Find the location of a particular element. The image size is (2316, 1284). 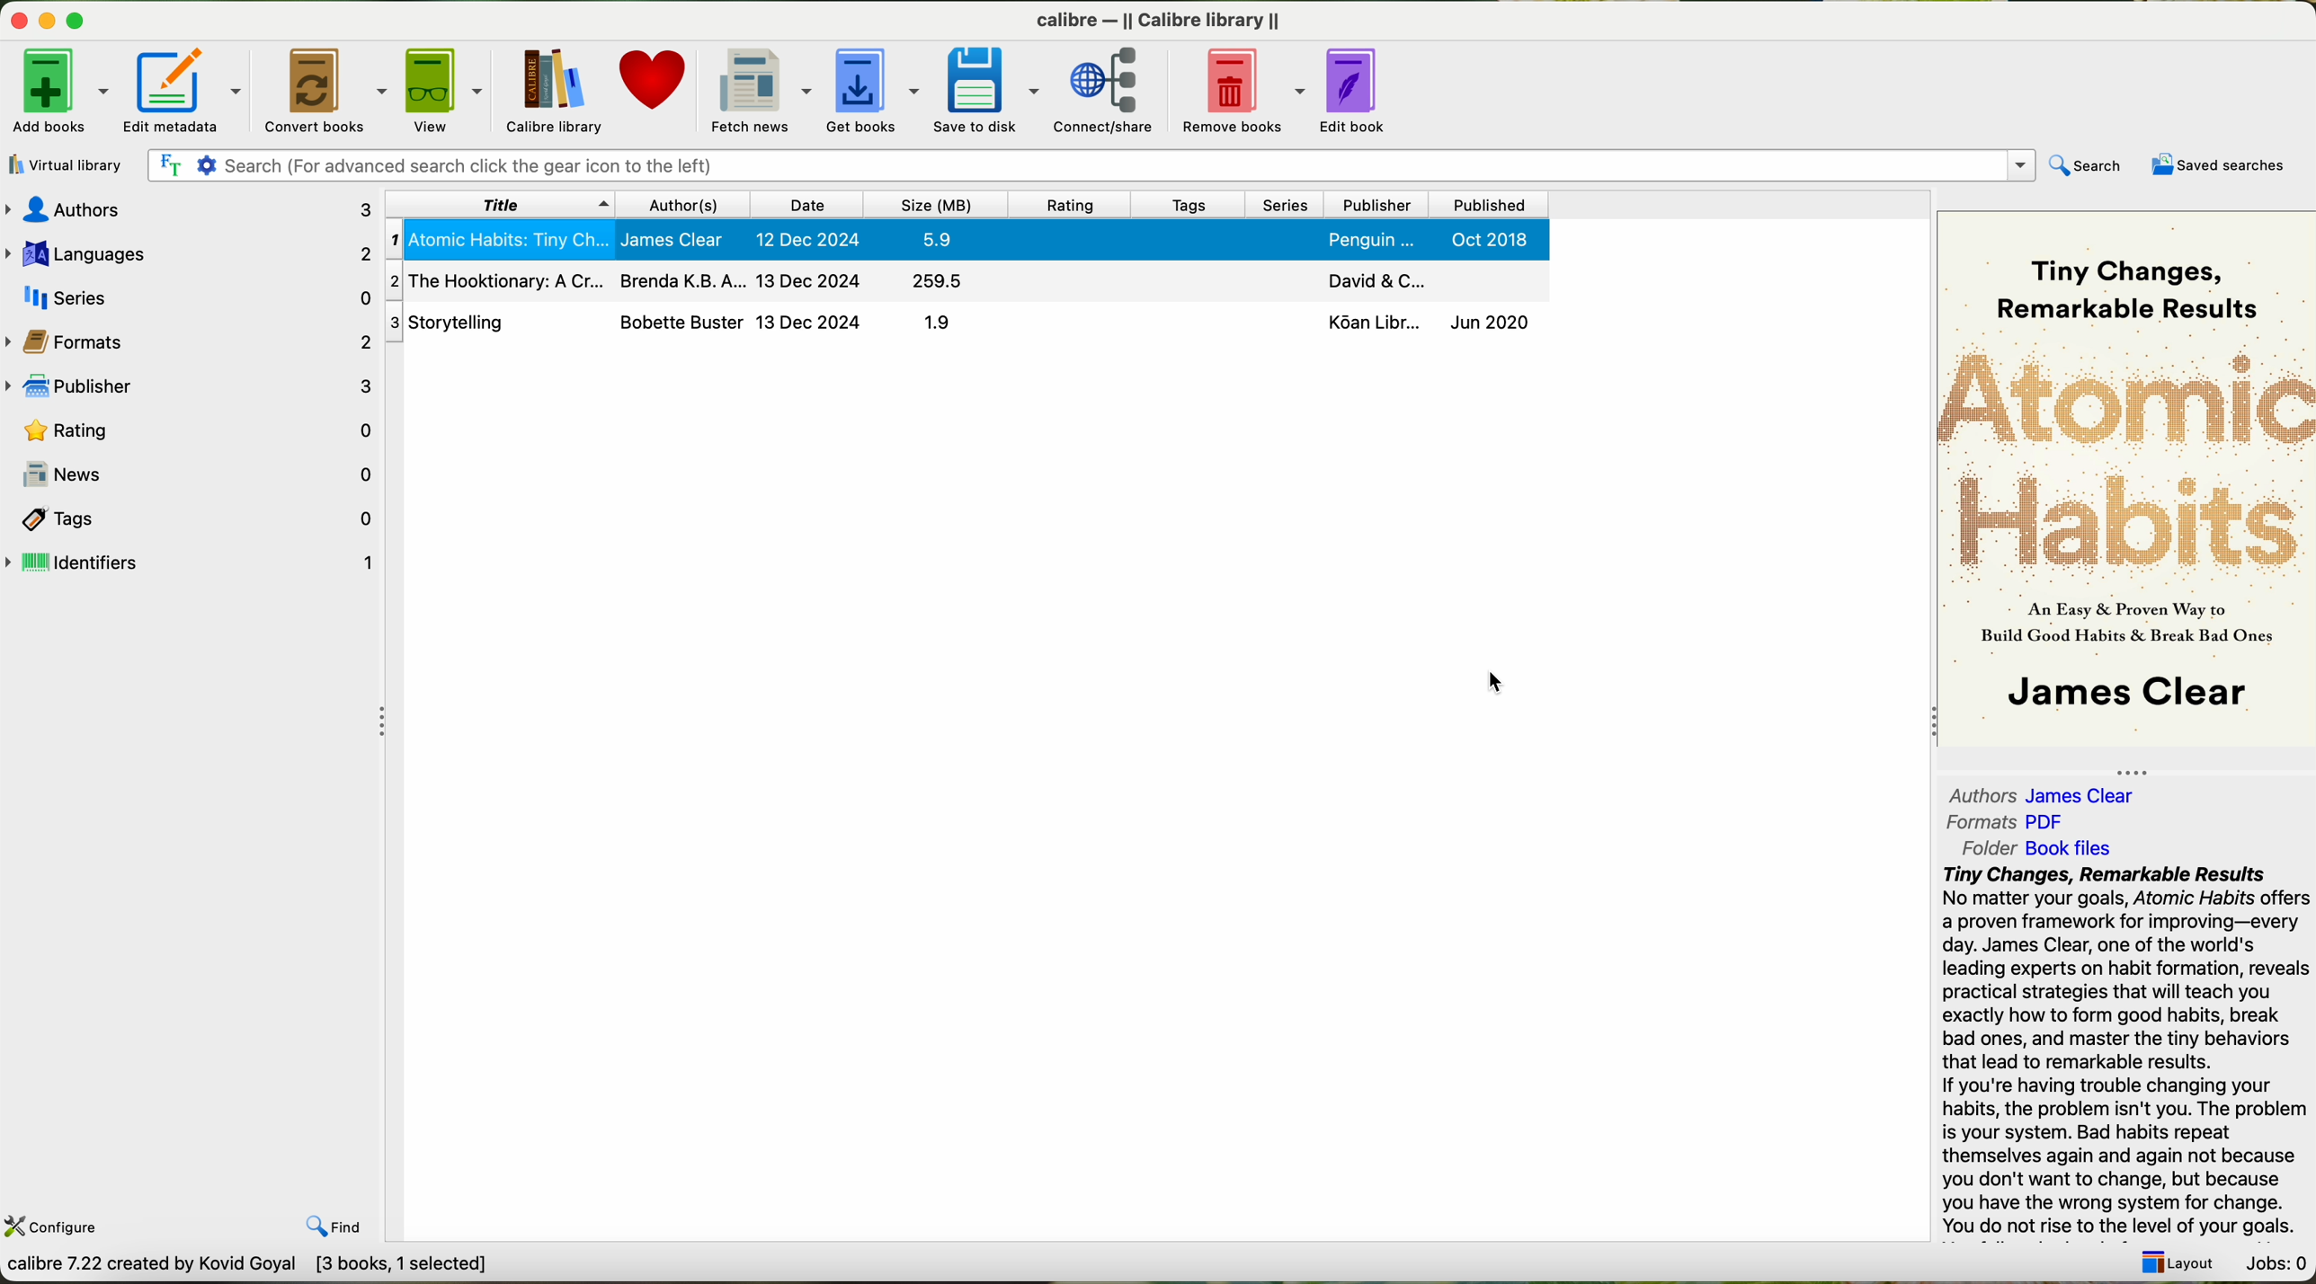

authors is located at coordinates (1975, 793).